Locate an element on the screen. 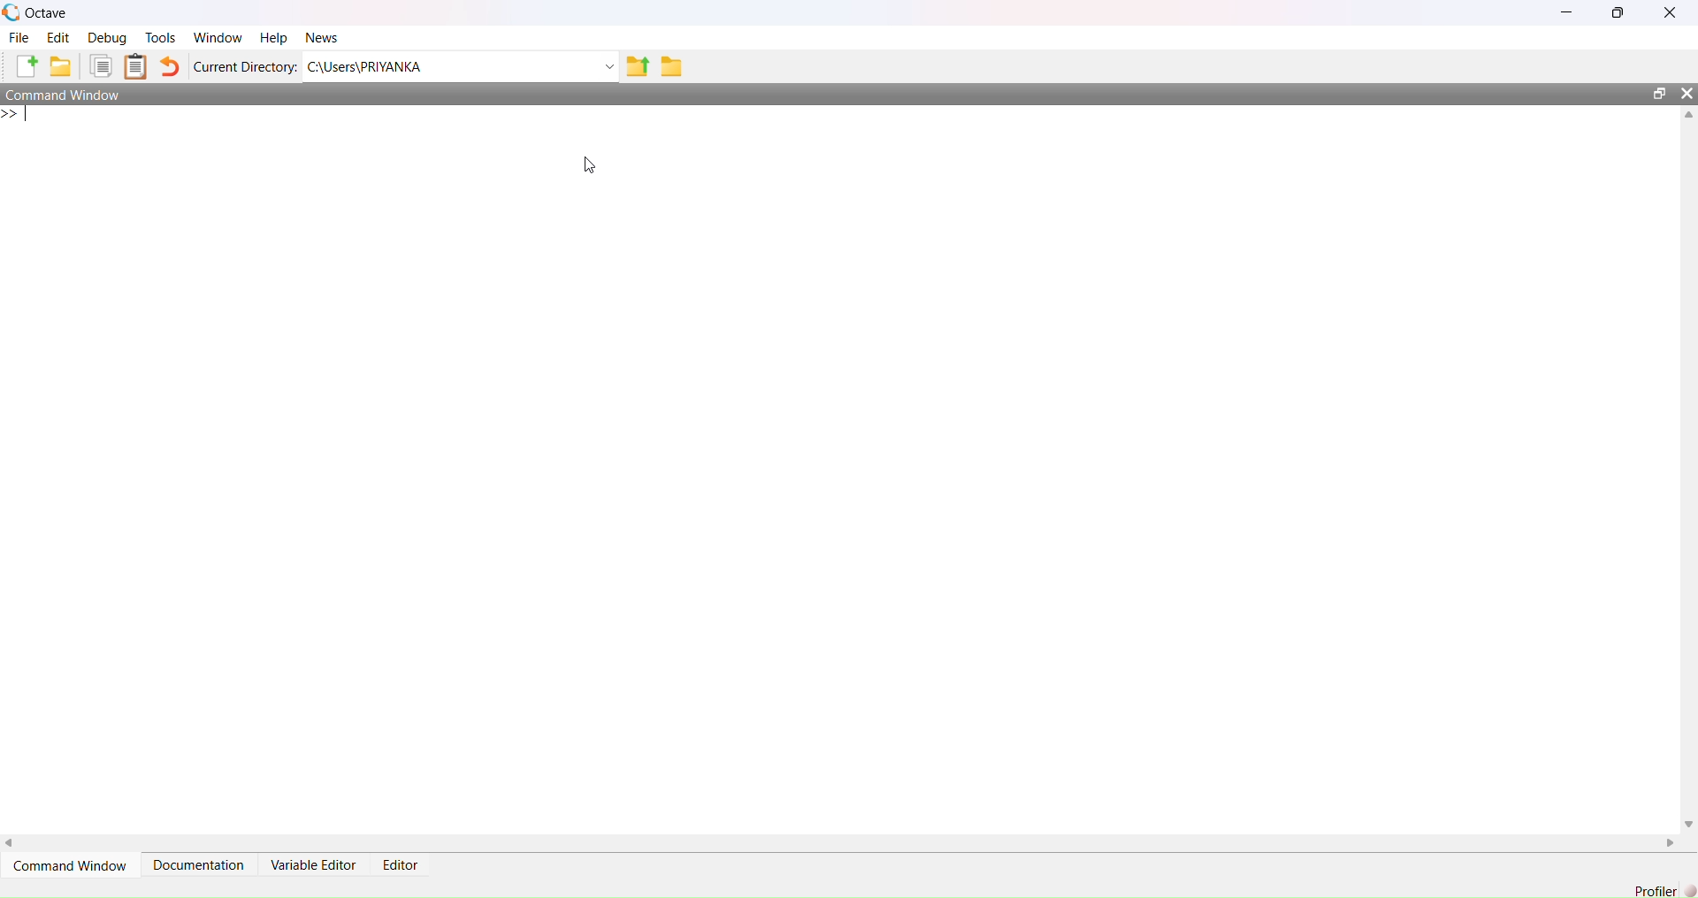 The image size is (1698, 898). Edit is located at coordinates (58, 38).